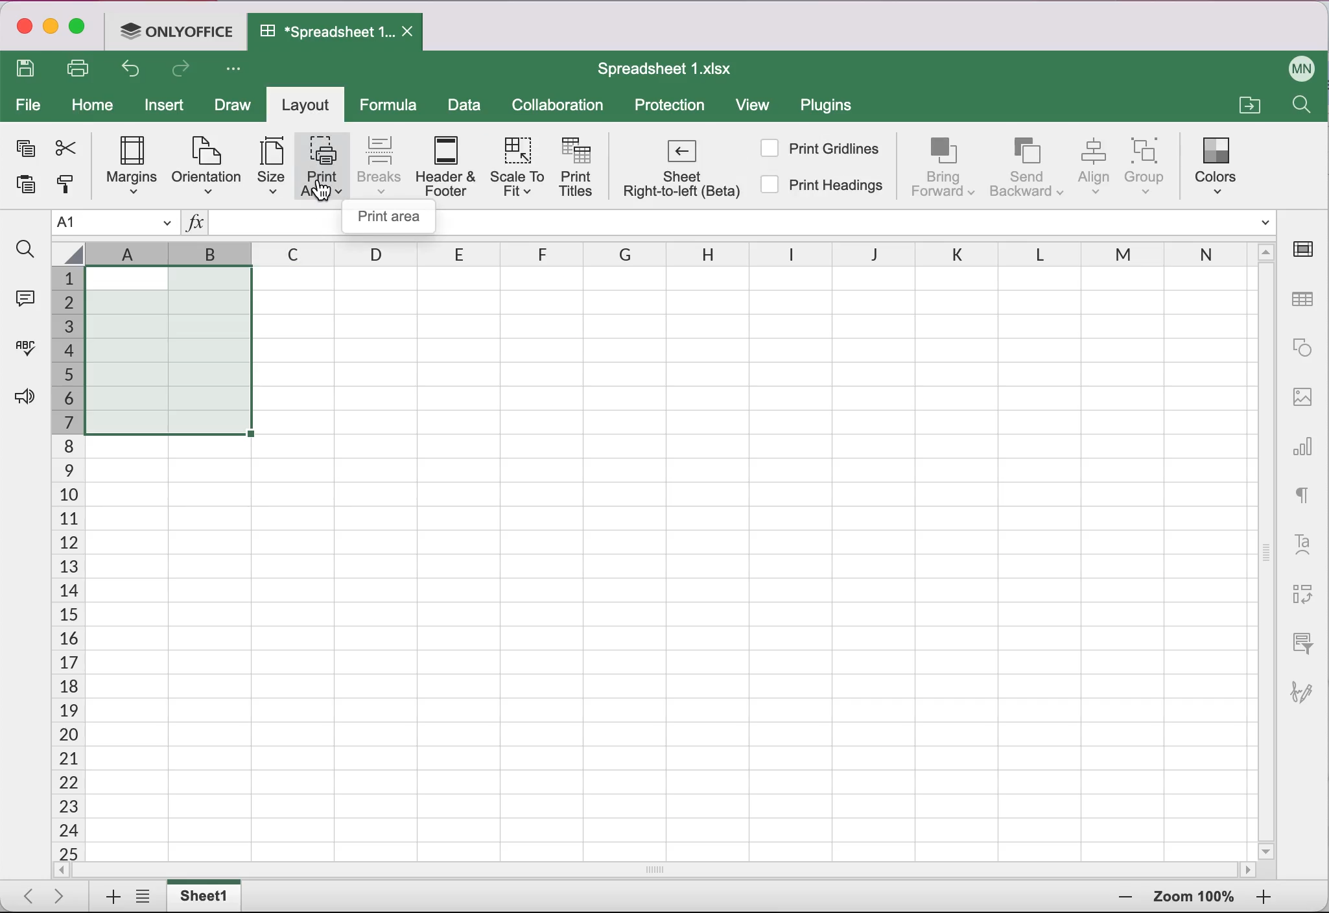 This screenshot has width=1329, height=913. I want to click on pivot table, so click(1300, 595).